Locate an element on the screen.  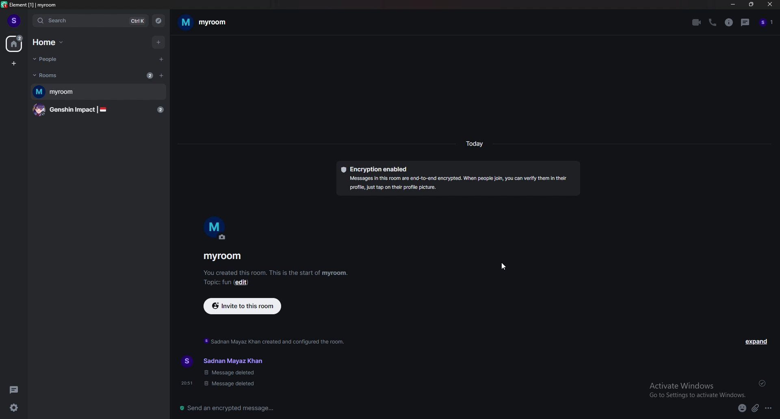
threads is located at coordinates (746, 22).